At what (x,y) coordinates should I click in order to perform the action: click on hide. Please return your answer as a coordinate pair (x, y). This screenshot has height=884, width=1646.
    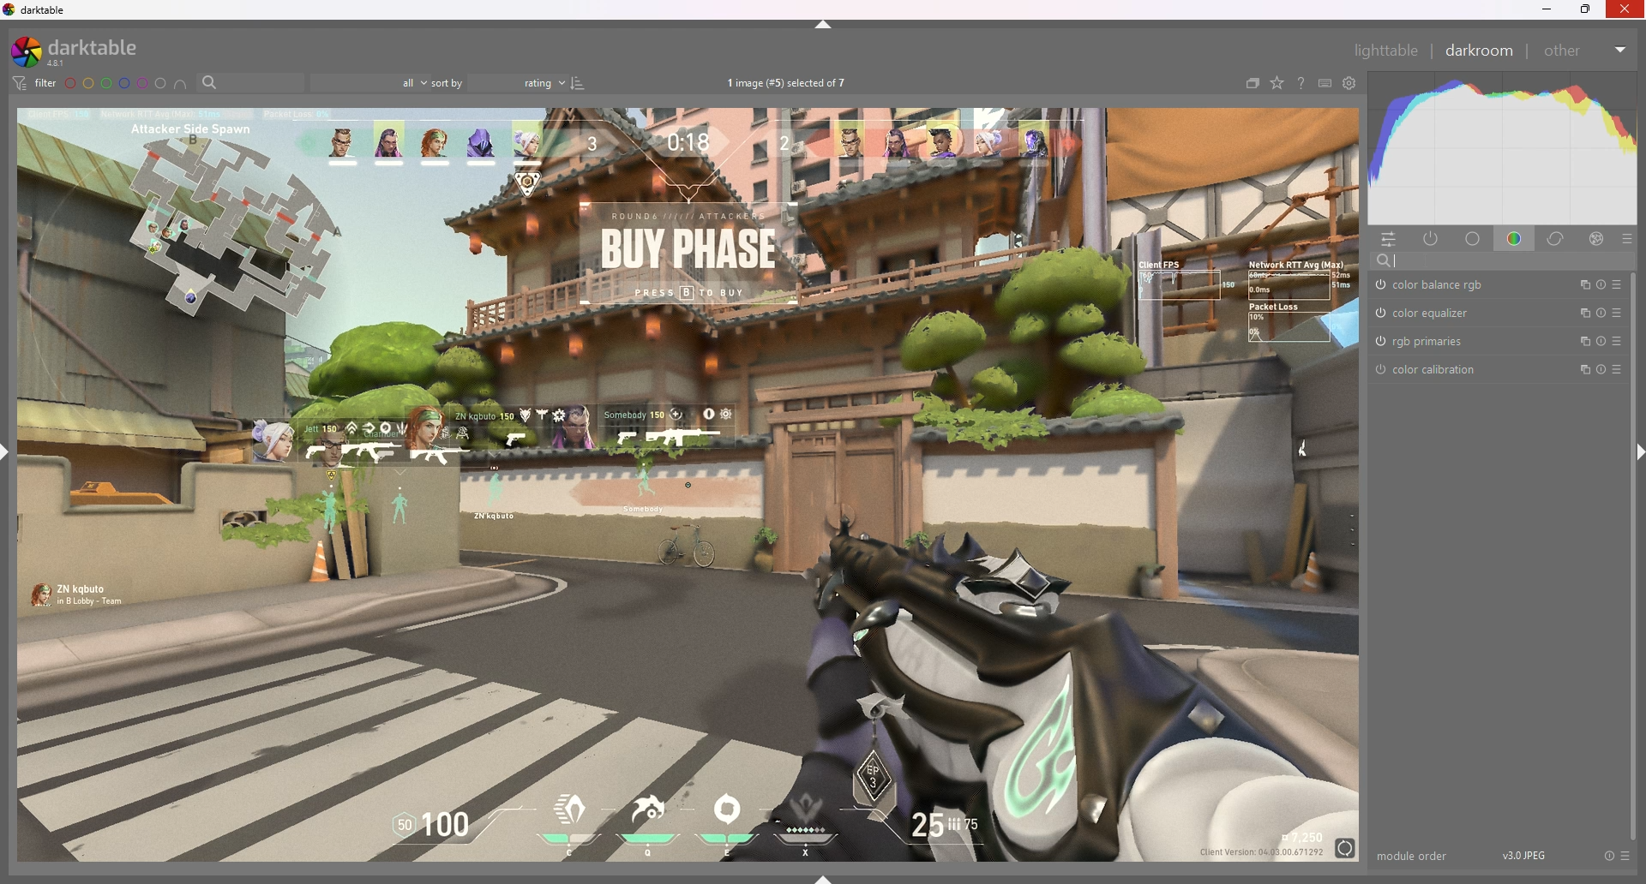
    Looking at the image, I should click on (824, 25).